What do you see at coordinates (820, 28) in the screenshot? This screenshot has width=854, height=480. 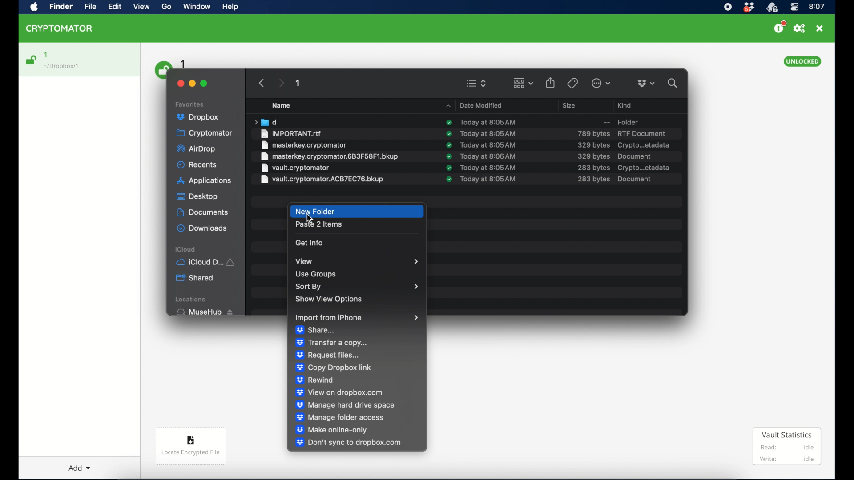 I see `close` at bounding box center [820, 28].